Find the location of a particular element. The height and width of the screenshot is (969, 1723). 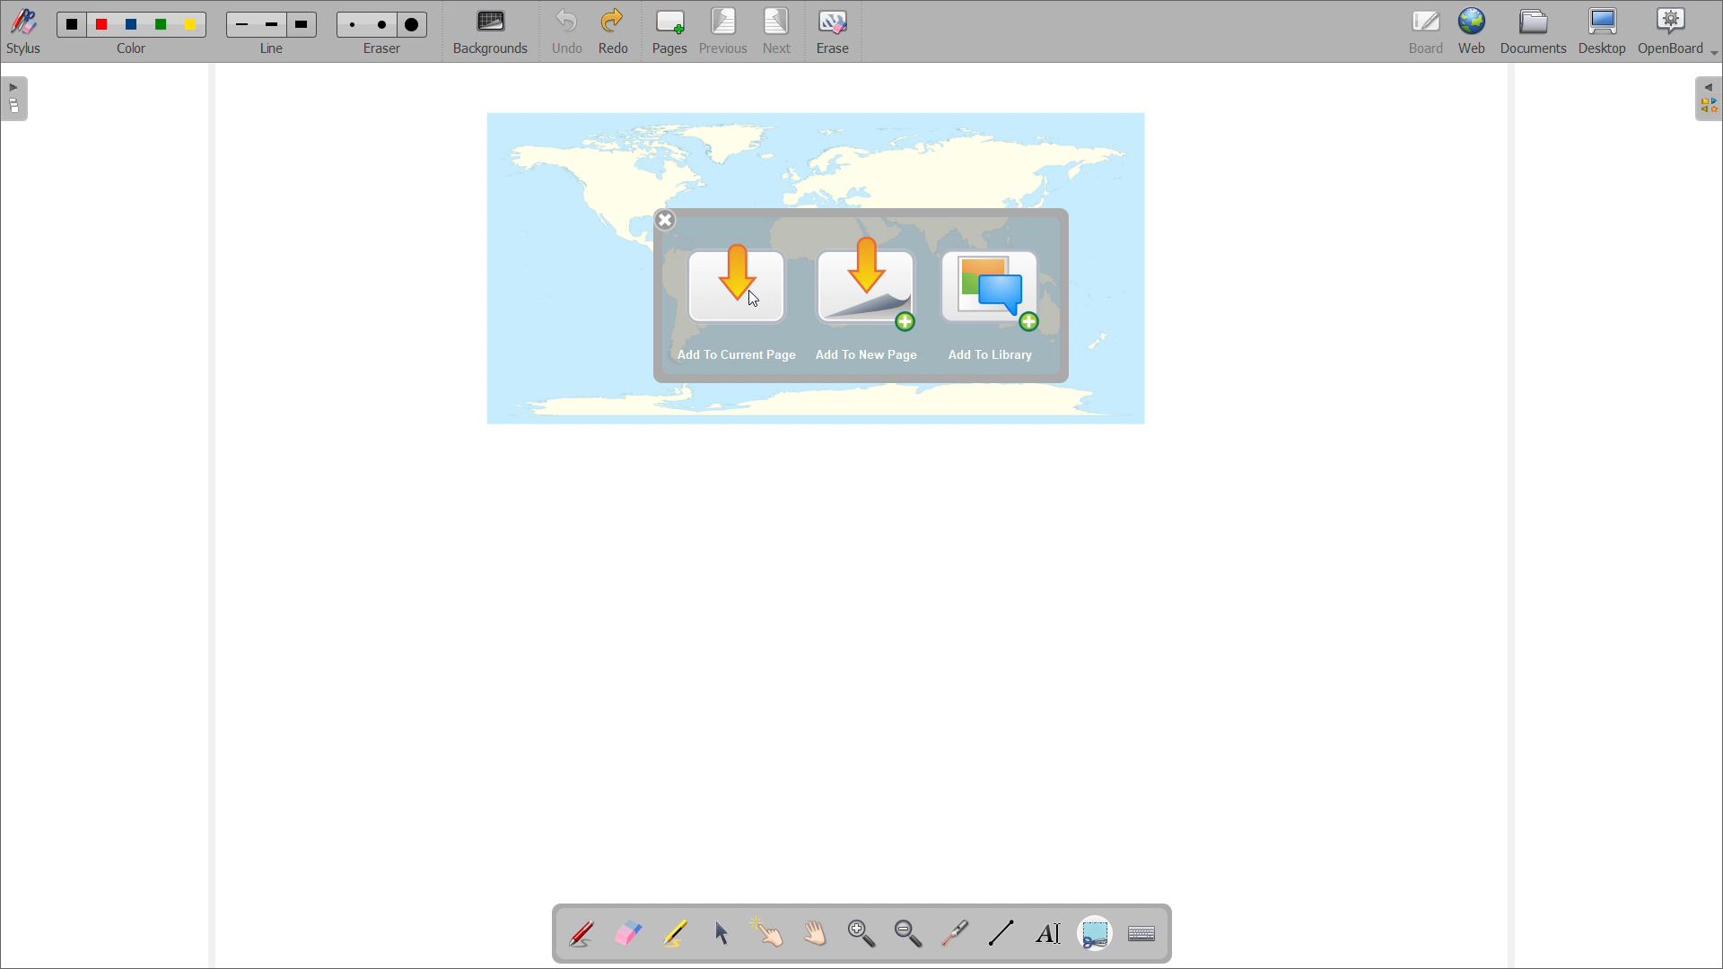

previous page is located at coordinates (723, 31).